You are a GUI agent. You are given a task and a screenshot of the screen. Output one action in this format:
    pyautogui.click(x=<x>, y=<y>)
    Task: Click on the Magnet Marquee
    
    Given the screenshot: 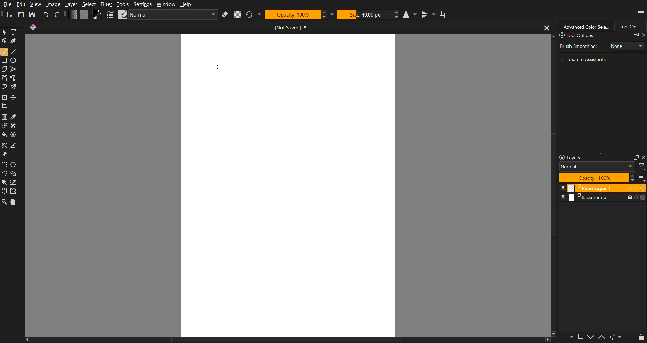 What is the action you would take?
    pyautogui.click(x=16, y=192)
    